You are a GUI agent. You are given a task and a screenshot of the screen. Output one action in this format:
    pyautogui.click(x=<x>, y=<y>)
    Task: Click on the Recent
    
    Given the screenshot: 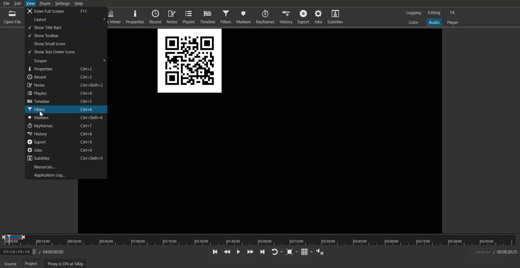 What is the action you would take?
    pyautogui.click(x=156, y=17)
    